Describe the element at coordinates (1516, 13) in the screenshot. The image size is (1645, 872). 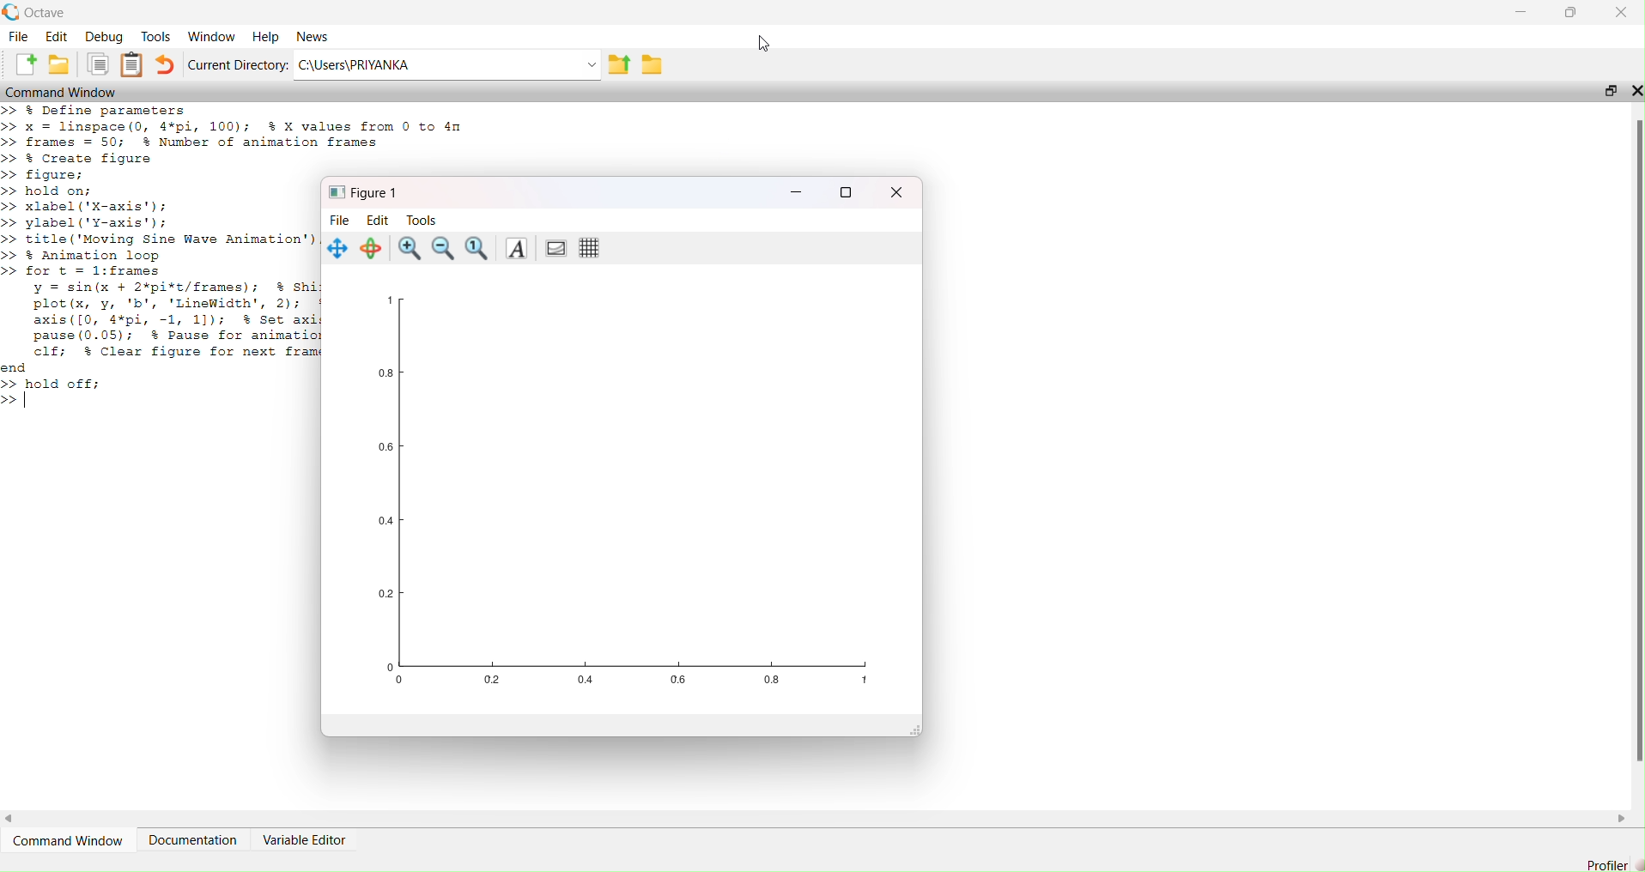
I see `minimise` at that location.